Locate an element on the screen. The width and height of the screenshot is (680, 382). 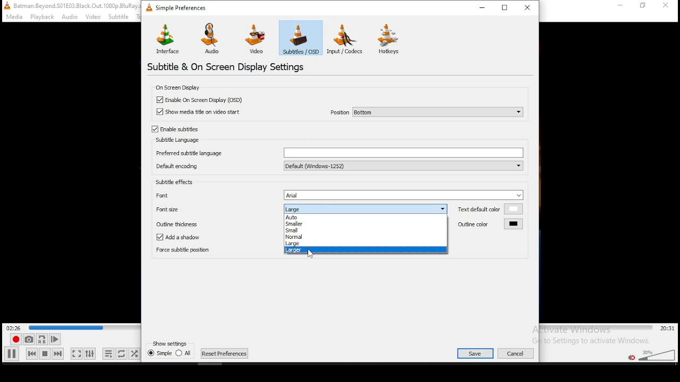
seek bar is located at coordinates (597, 328).